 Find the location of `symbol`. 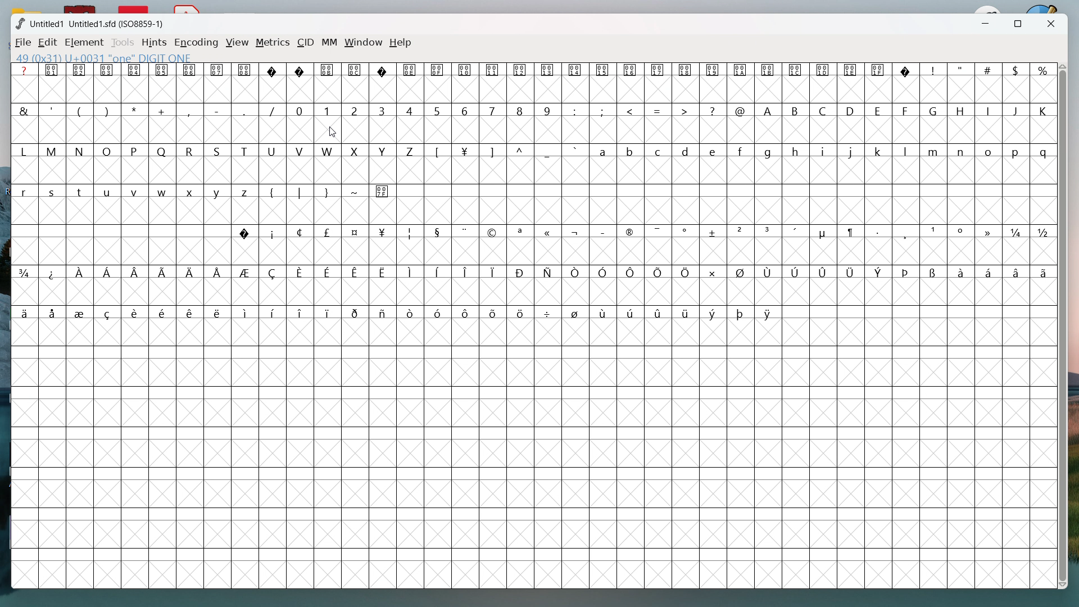

symbol is located at coordinates (521, 69).